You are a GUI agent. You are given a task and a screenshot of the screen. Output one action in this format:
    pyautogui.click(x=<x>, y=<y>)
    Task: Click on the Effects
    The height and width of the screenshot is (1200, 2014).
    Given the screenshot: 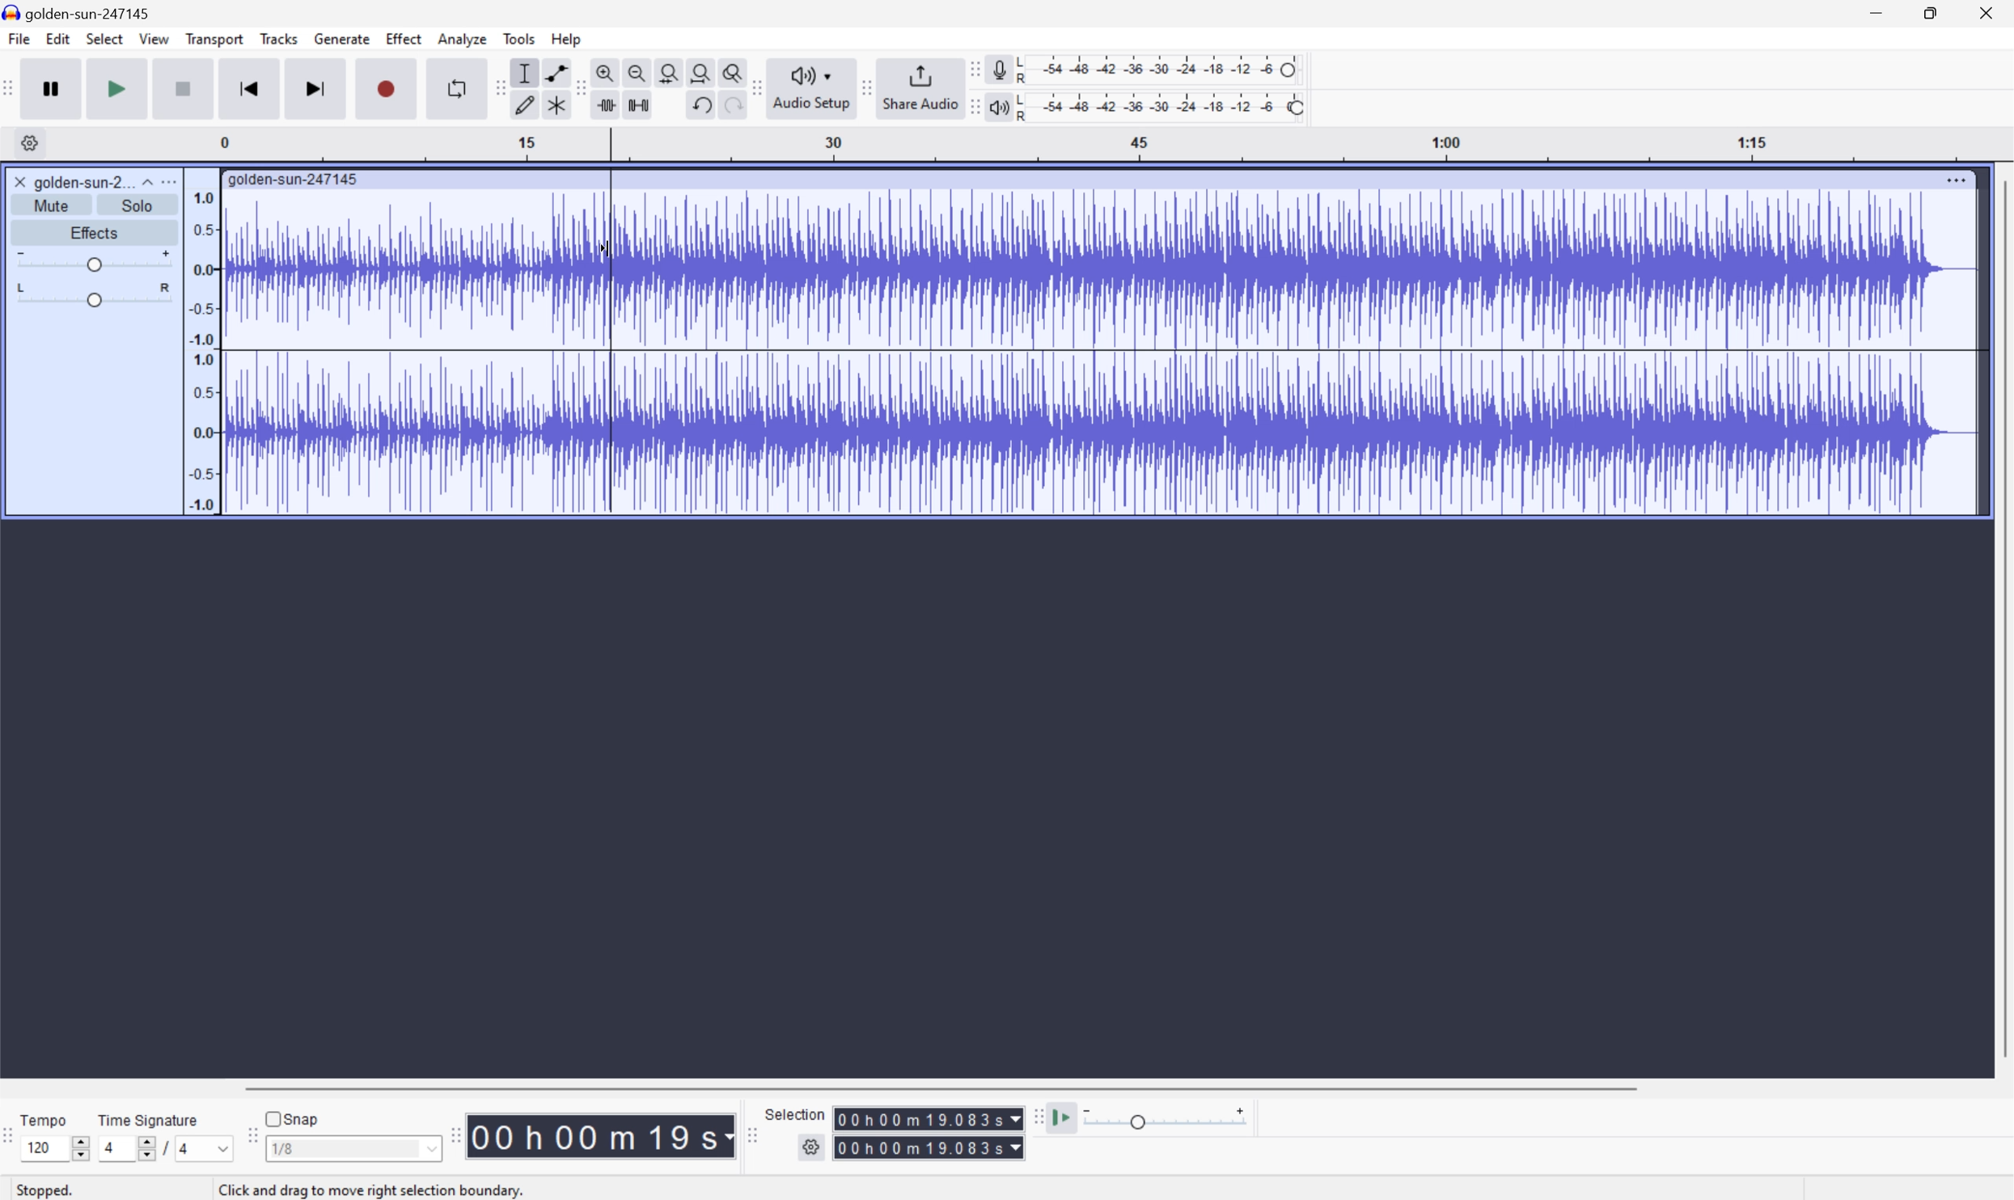 What is the action you would take?
    pyautogui.click(x=95, y=231)
    